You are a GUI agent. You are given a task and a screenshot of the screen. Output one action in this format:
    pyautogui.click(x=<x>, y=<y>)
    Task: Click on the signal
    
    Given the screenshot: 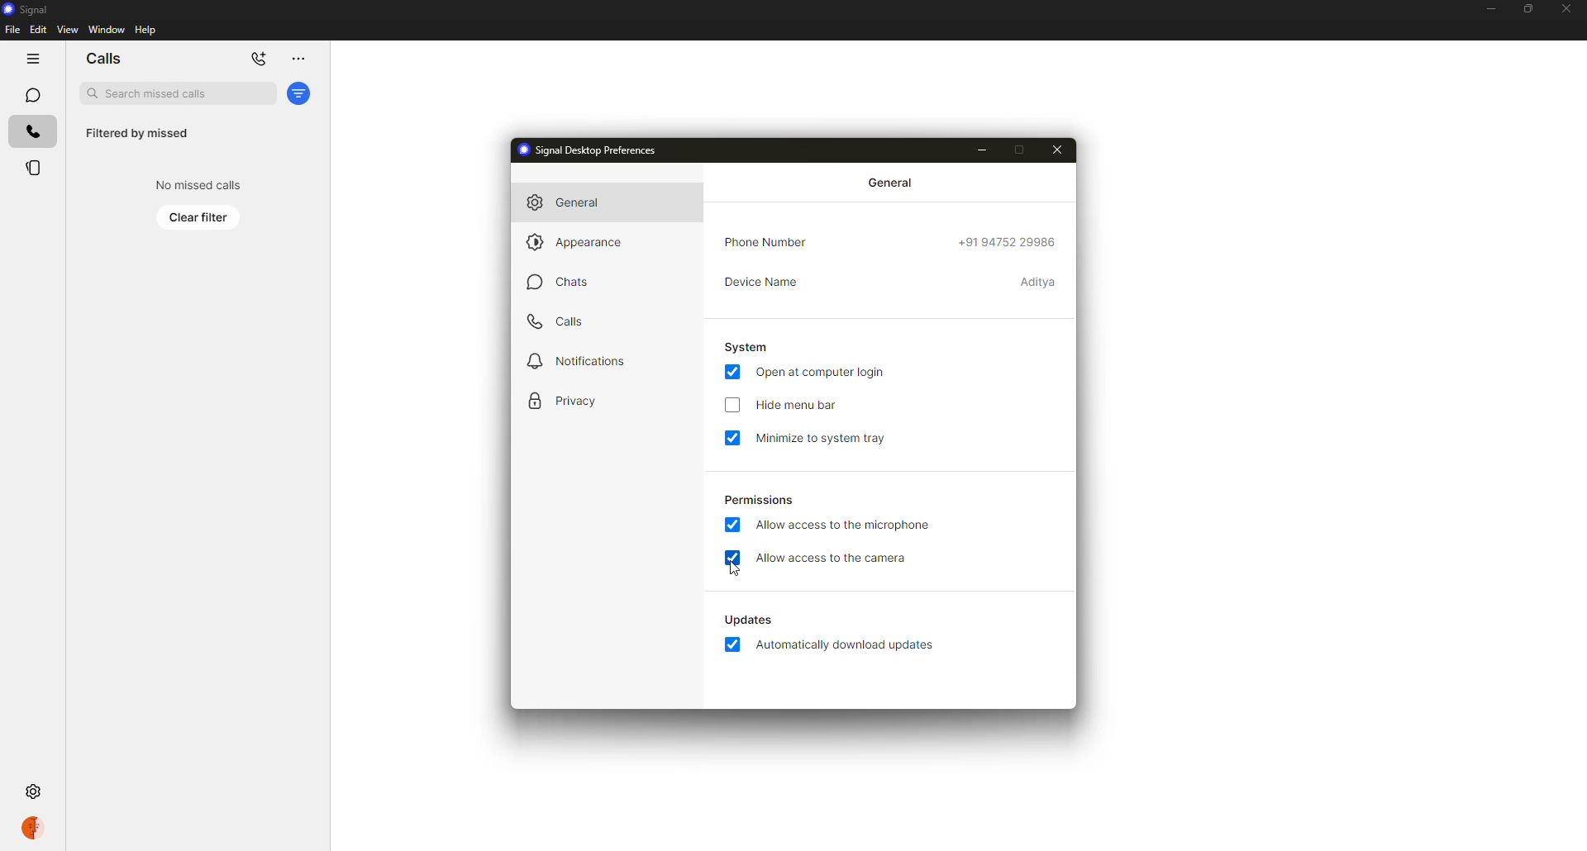 What is the action you would take?
    pyautogui.click(x=27, y=8)
    